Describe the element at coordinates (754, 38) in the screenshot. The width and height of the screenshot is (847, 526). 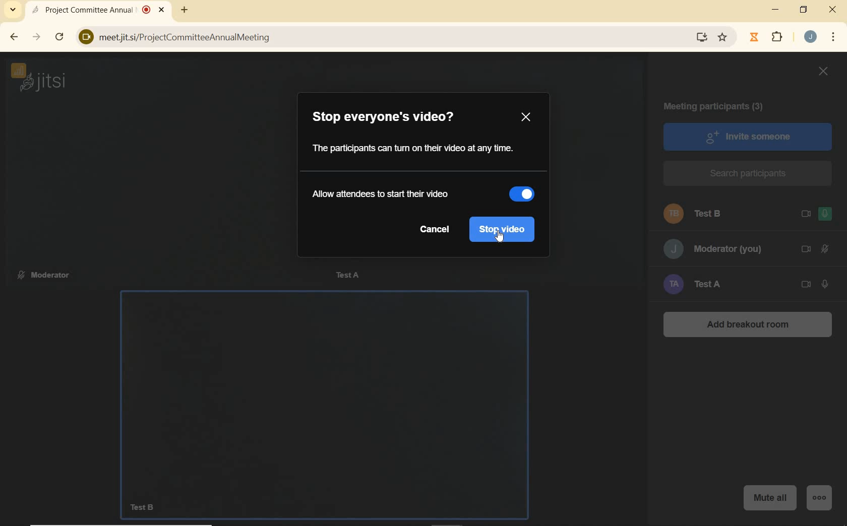
I see `Jibble` at that location.